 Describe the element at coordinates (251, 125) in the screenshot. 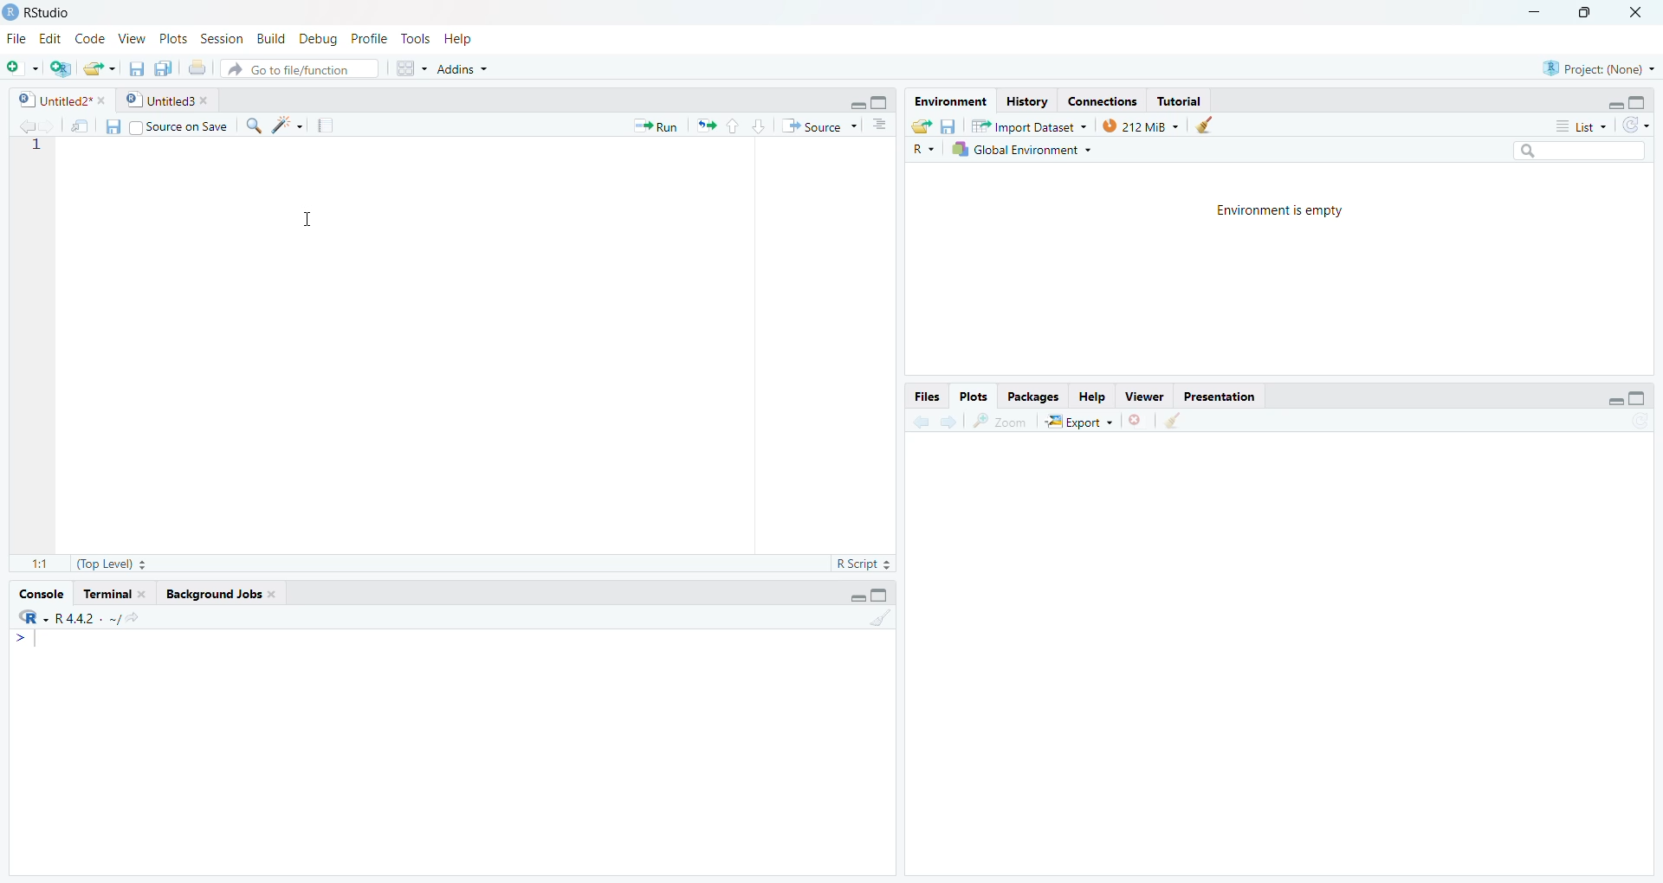

I see `search` at that location.